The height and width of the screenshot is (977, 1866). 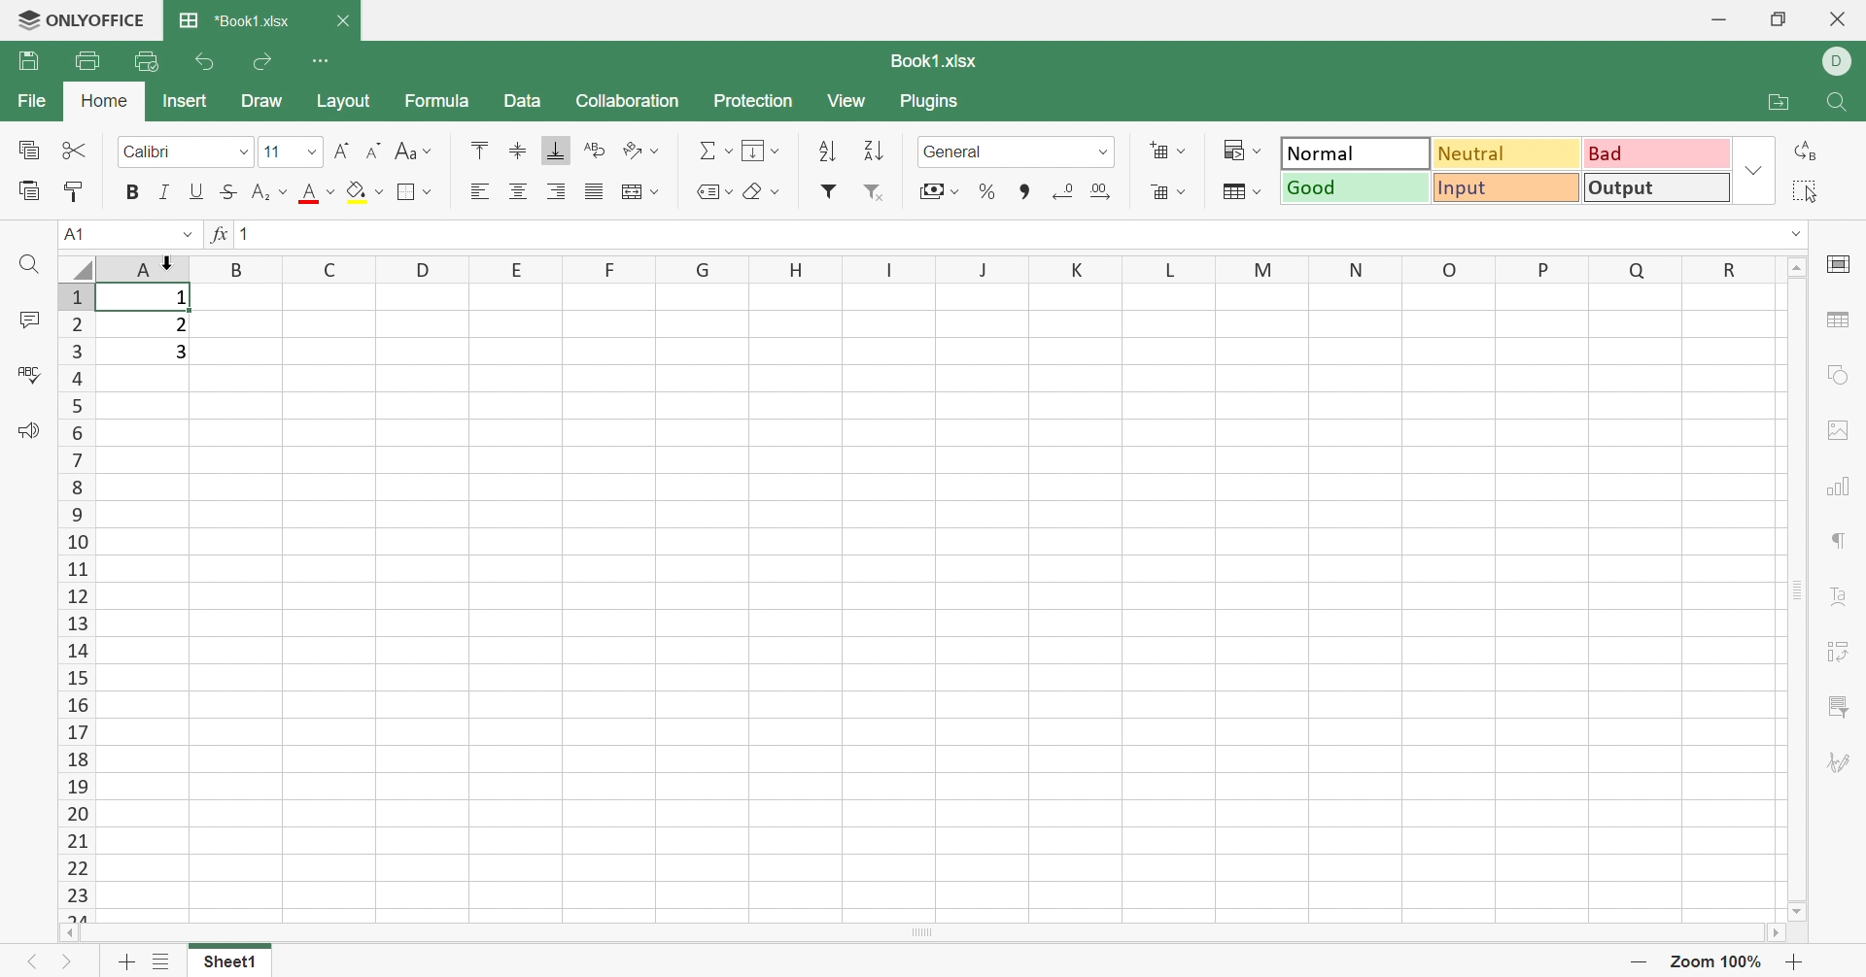 What do you see at coordinates (160, 963) in the screenshot?
I see `List of sheets` at bounding box center [160, 963].